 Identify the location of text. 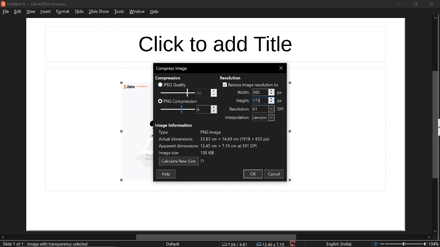
(203, 161).